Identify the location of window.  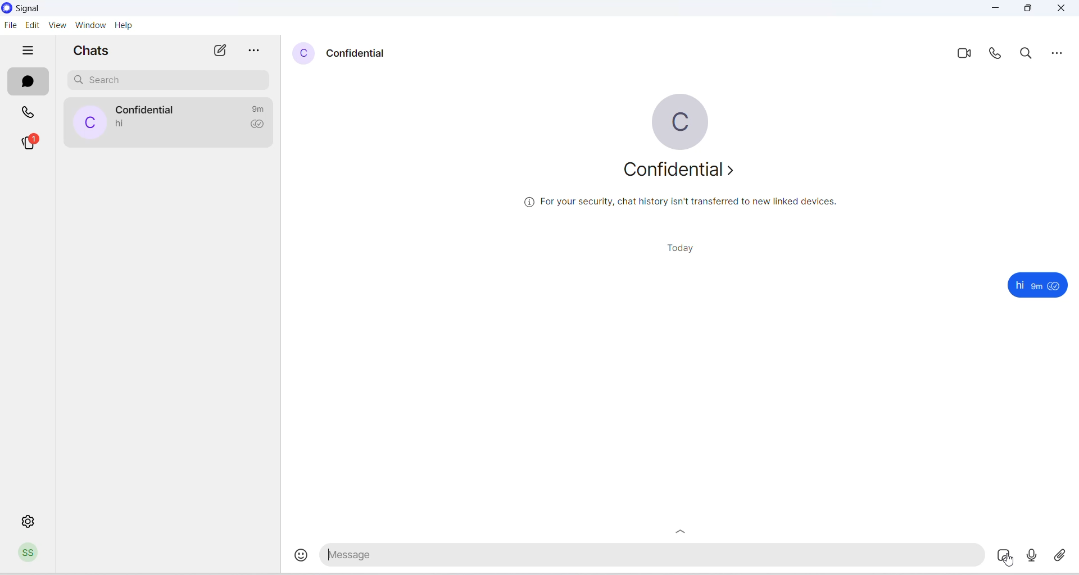
(90, 25).